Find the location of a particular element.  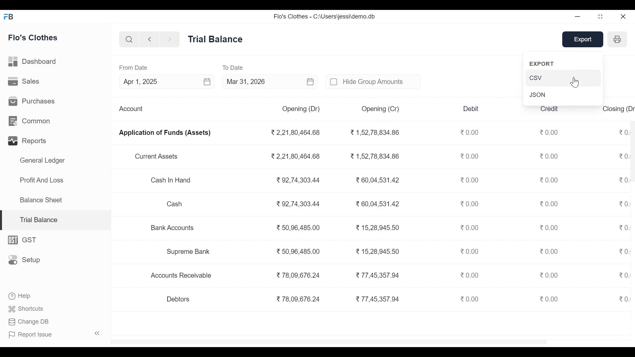

EXPORT is located at coordinates (544, 63).